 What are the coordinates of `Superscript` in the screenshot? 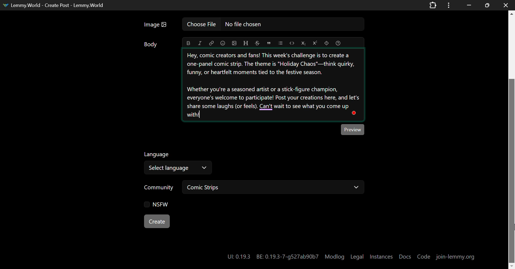 It's located at (315, 43).